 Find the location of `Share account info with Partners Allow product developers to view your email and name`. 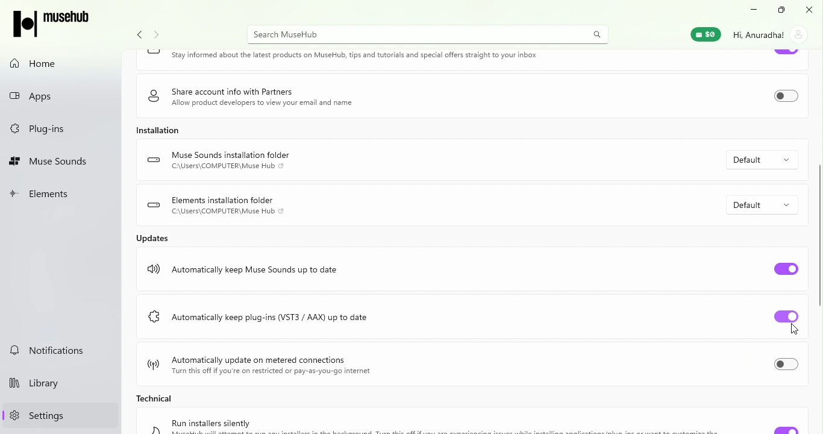

Share account info with Partners Allow product developers to view your email and name is located at coordinates (266, 98).